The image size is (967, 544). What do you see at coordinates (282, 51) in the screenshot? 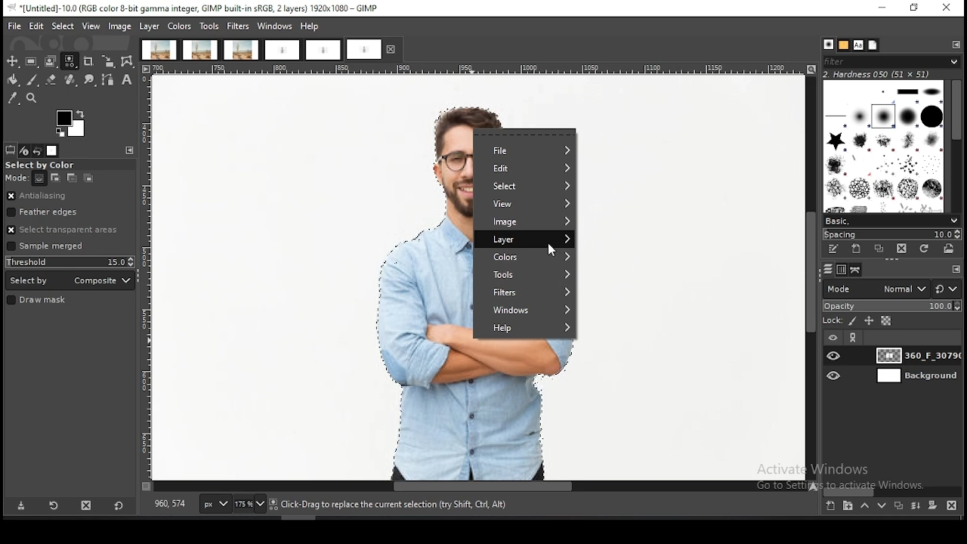
I see `project tab` at bounding box center [282, 51].